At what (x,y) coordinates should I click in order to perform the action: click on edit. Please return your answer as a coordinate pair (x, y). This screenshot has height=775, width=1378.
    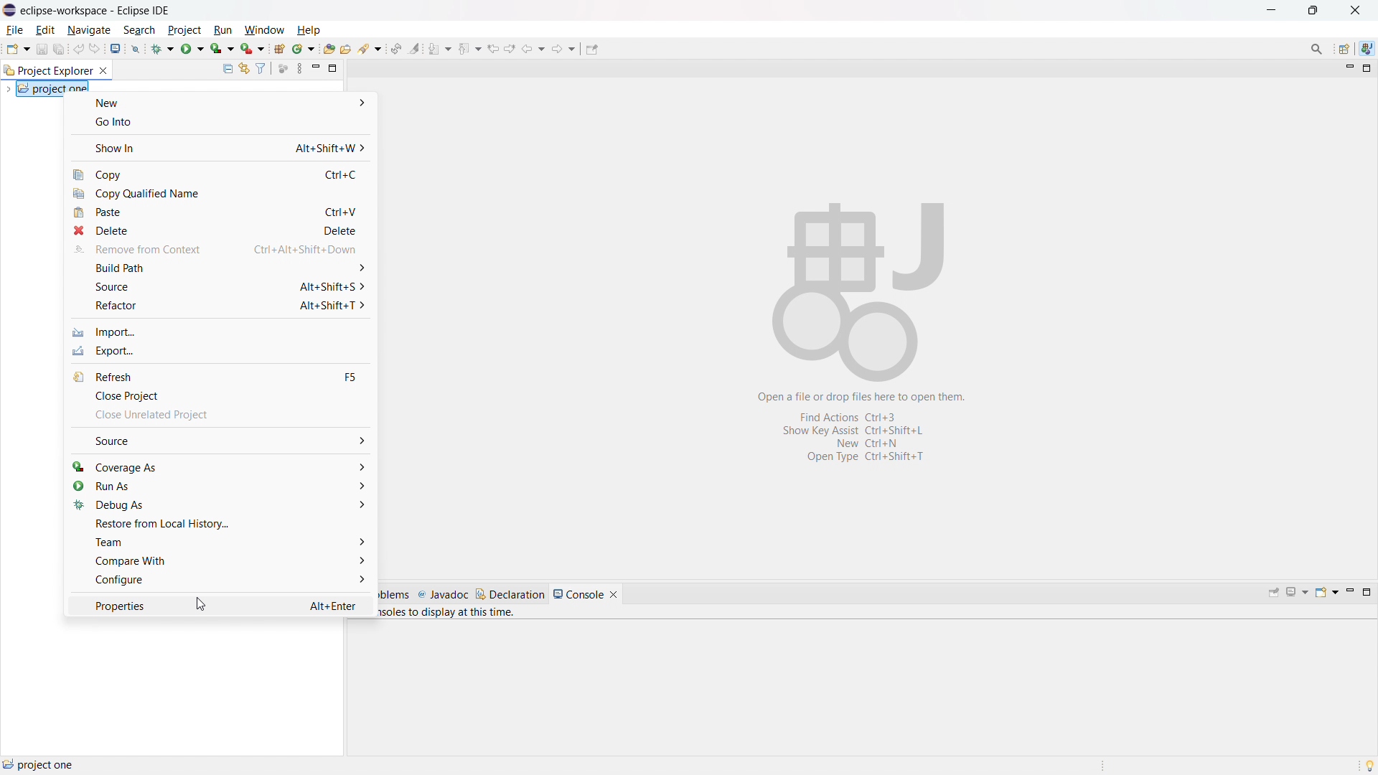
    Looking at the image, I should click on (45, 31).